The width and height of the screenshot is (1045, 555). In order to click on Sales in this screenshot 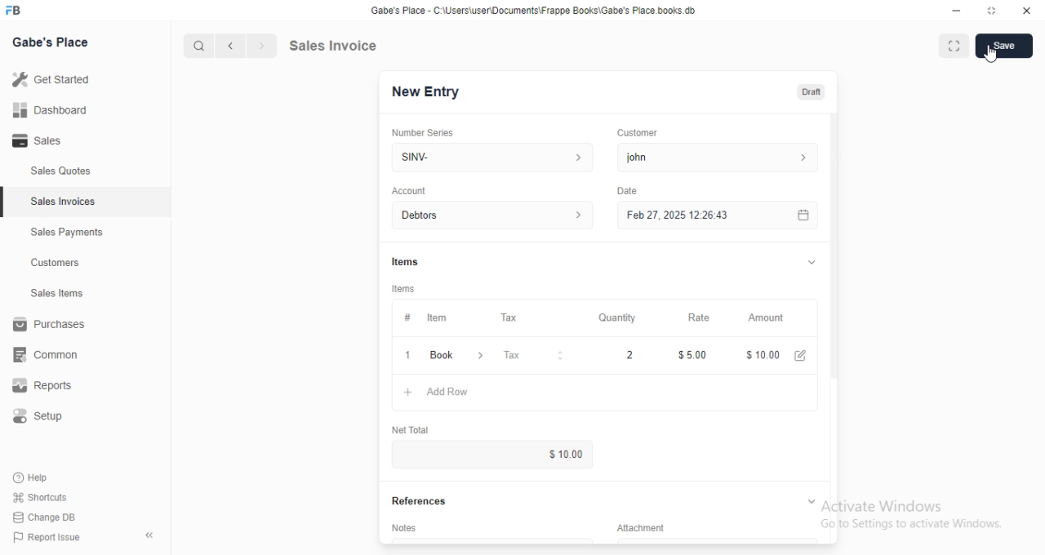, I will do `click(39, 140)`.